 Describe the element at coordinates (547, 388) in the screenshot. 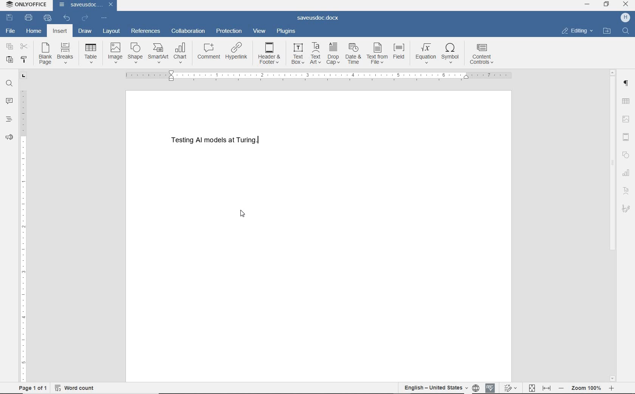

I see `Fit to width` at that location.